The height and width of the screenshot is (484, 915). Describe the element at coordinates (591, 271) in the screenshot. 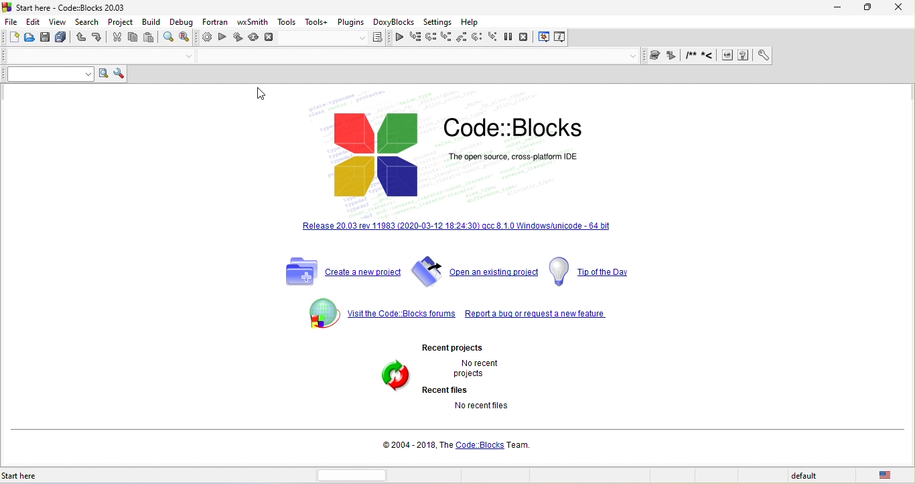

I see `tip of the day` at that location.